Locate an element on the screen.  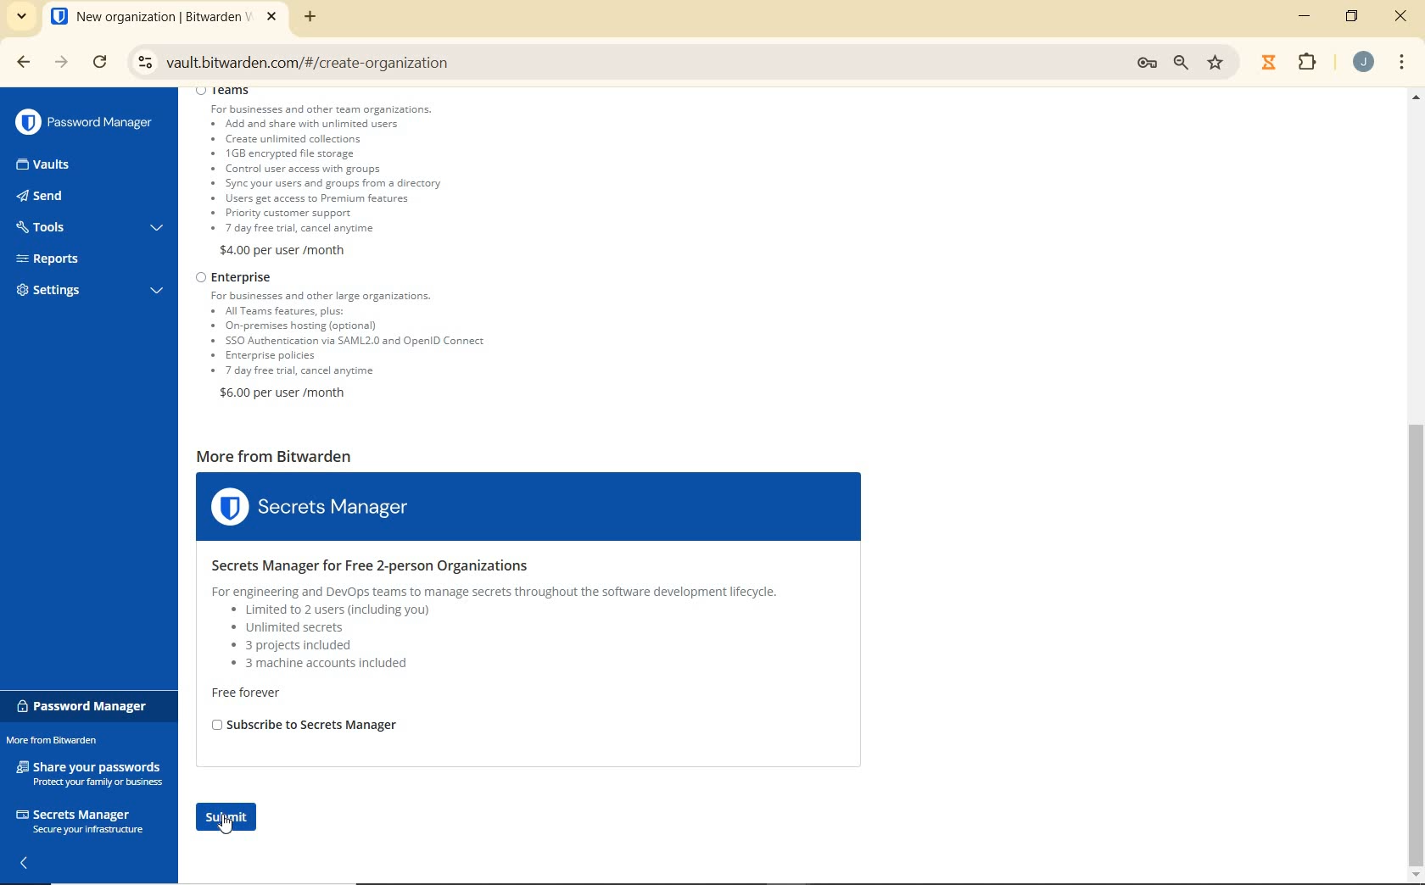
MENU is located at coordinates (1402, 59).